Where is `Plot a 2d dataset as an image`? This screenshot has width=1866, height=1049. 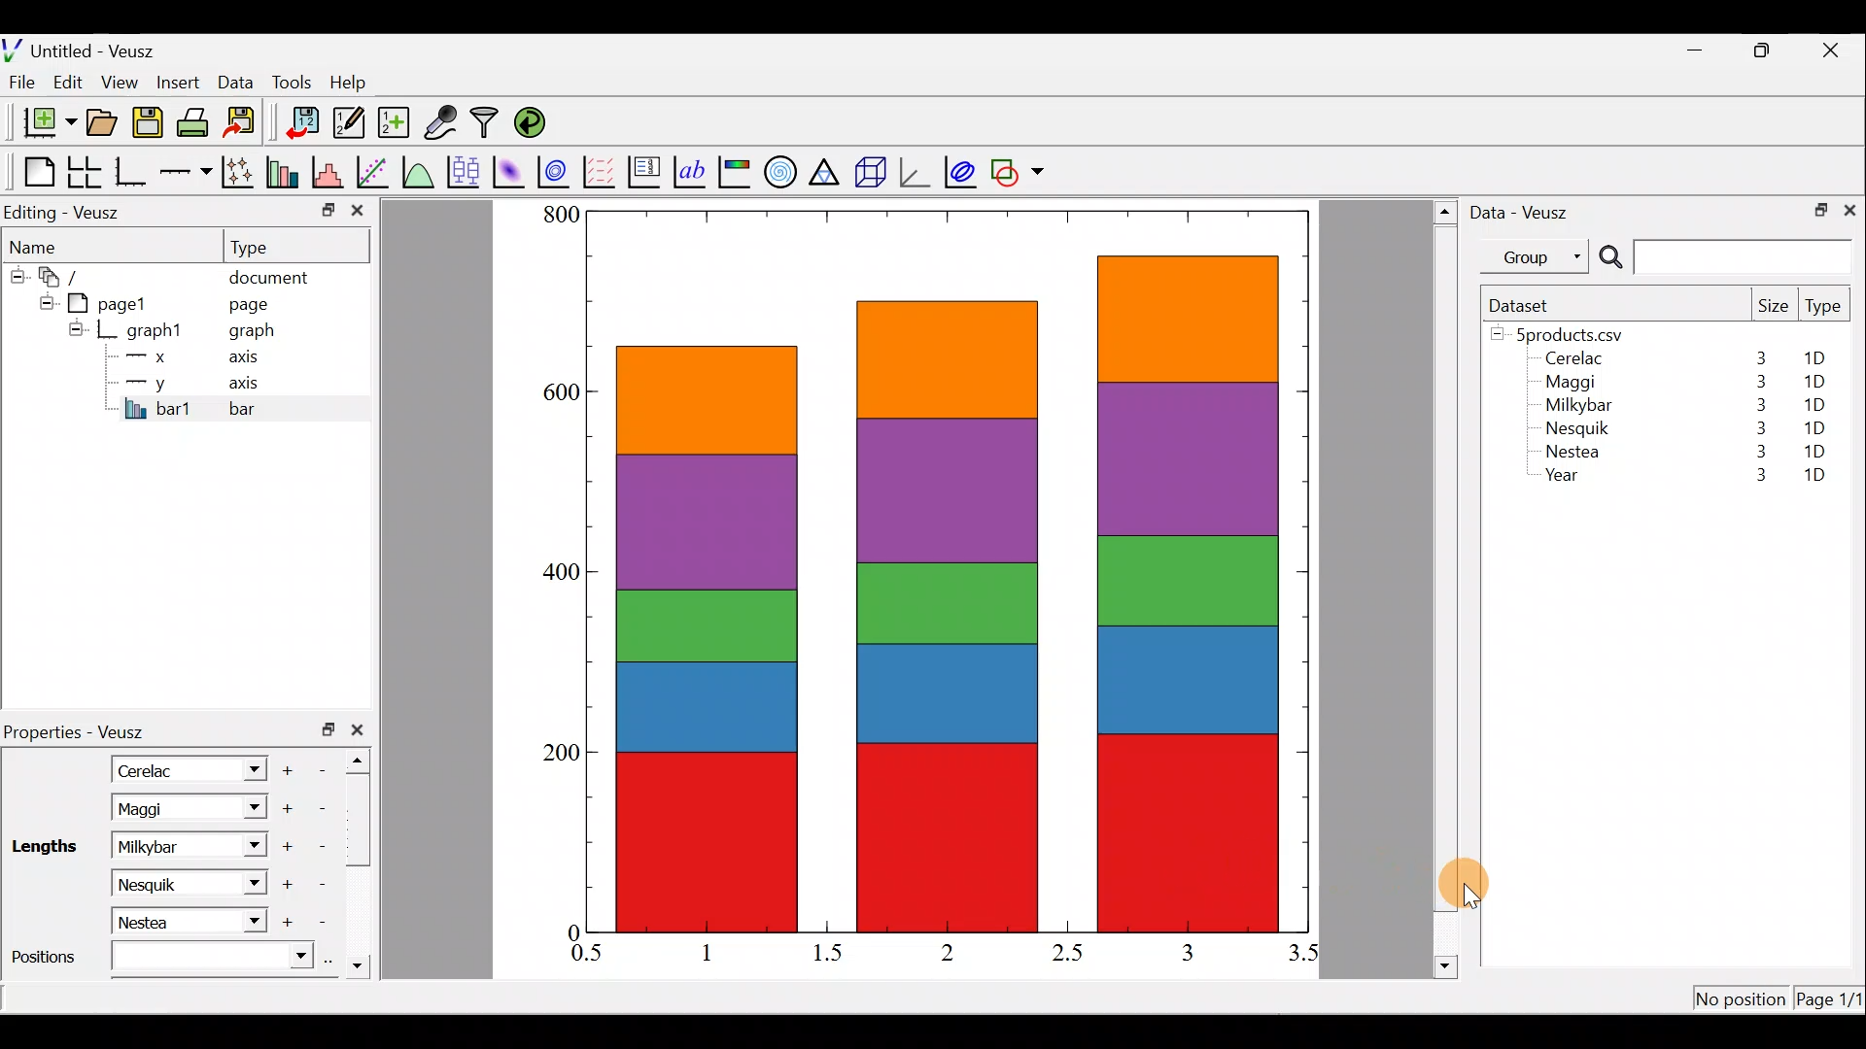 Plot a 2d dataset as an image is located at coordinates (511, 169).